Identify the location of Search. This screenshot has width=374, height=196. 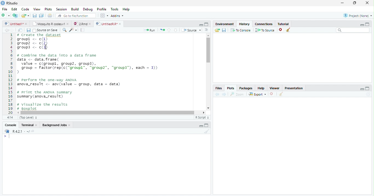
(353, 30).